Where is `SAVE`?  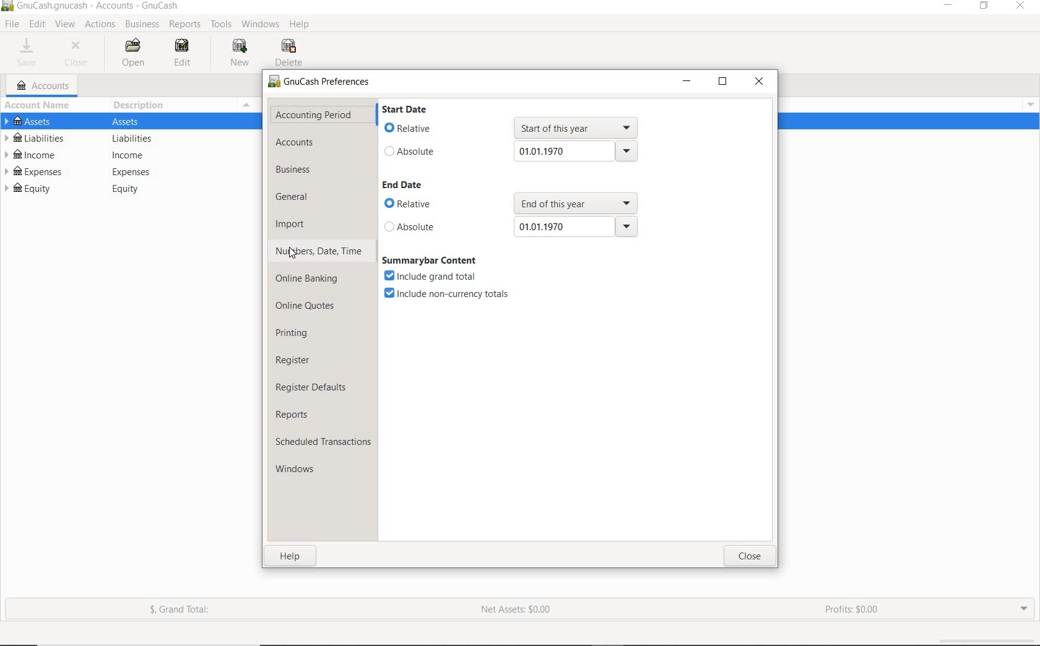 SAVE is located at coordinates (30, 53).